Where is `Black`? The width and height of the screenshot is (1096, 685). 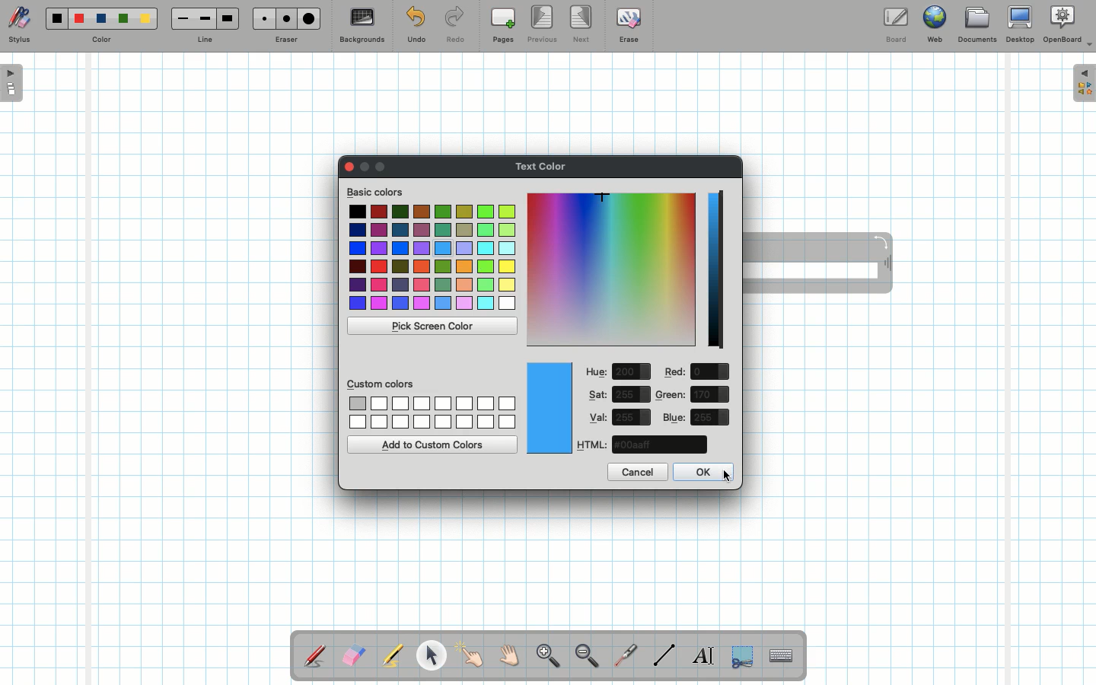
Black is located at coordinates (56, 18).